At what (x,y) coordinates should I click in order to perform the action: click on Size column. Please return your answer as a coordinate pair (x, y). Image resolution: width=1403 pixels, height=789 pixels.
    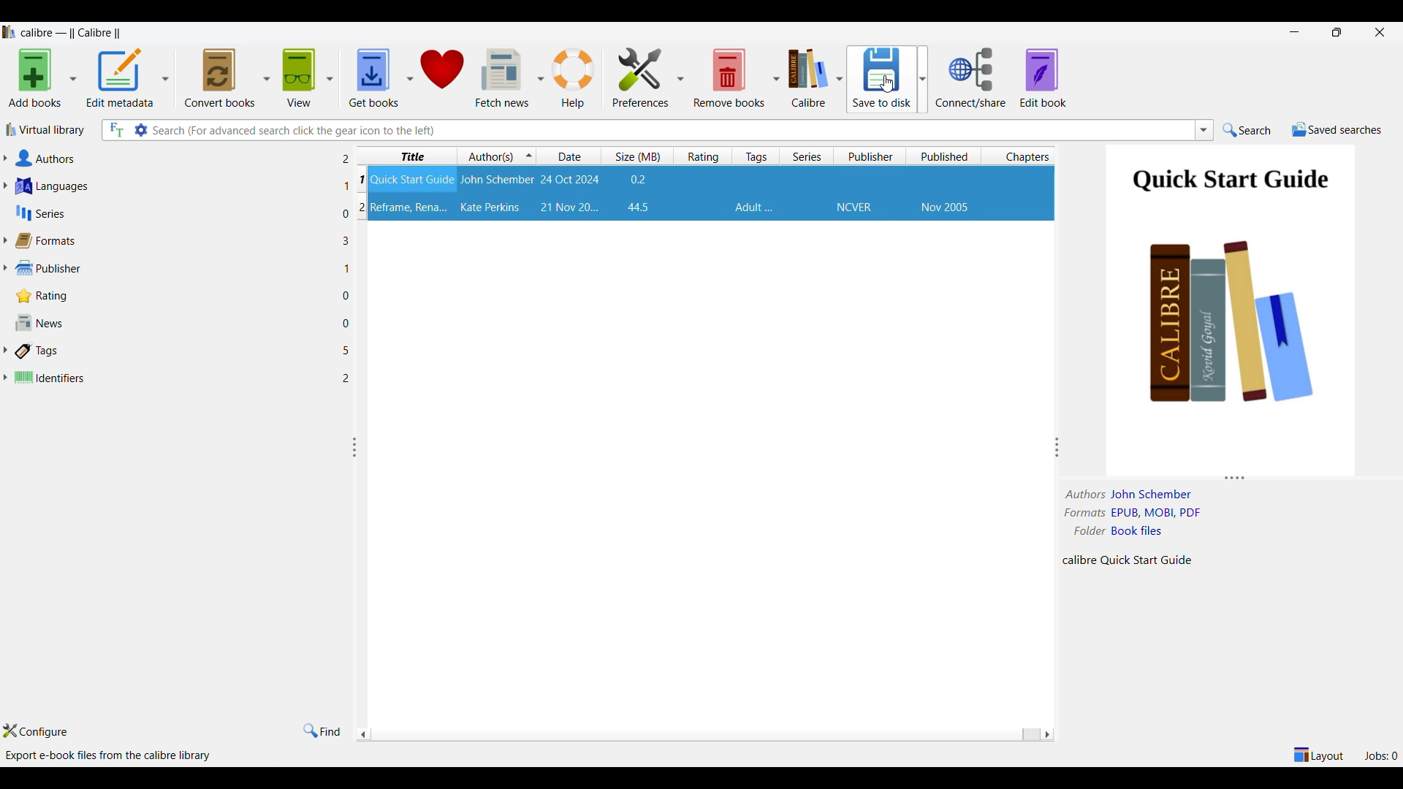
    Looking at the image, I should click on (641, 156).